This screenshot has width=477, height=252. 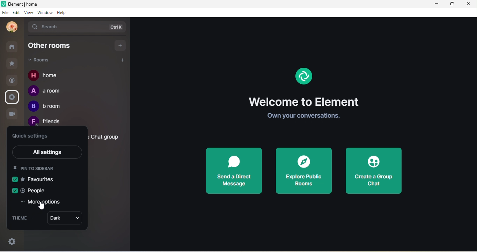 I want to click on people, so click(x=12, y=81).